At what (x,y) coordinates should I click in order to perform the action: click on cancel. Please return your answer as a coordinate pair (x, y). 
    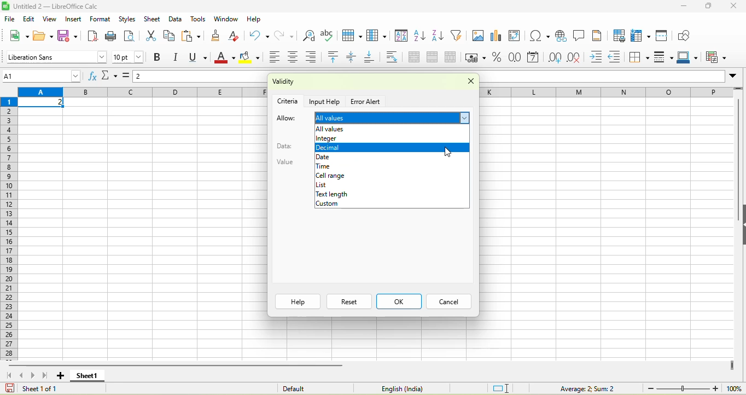
    Looking at the image, I should click on (447, 302).